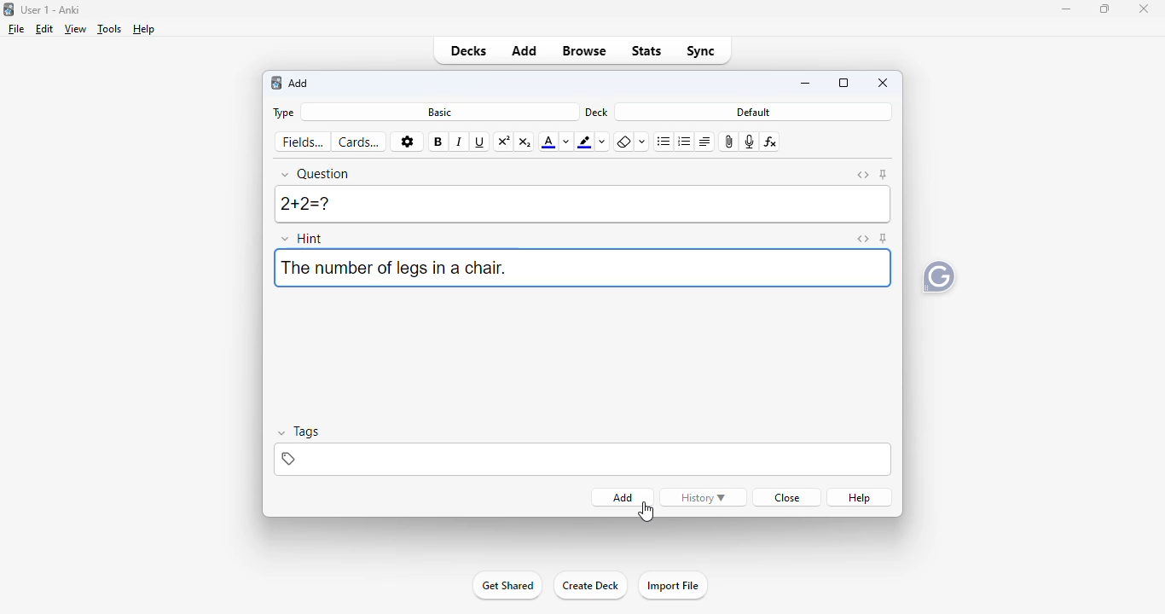 Image resolution: width=1165 pixels, height=614 pixels. I want to click on basic, so click(440, 113).